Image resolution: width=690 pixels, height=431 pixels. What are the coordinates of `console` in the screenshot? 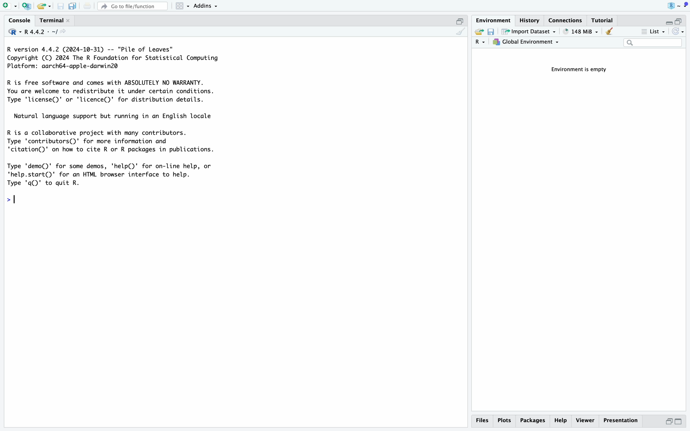 It's located at (460, 32).